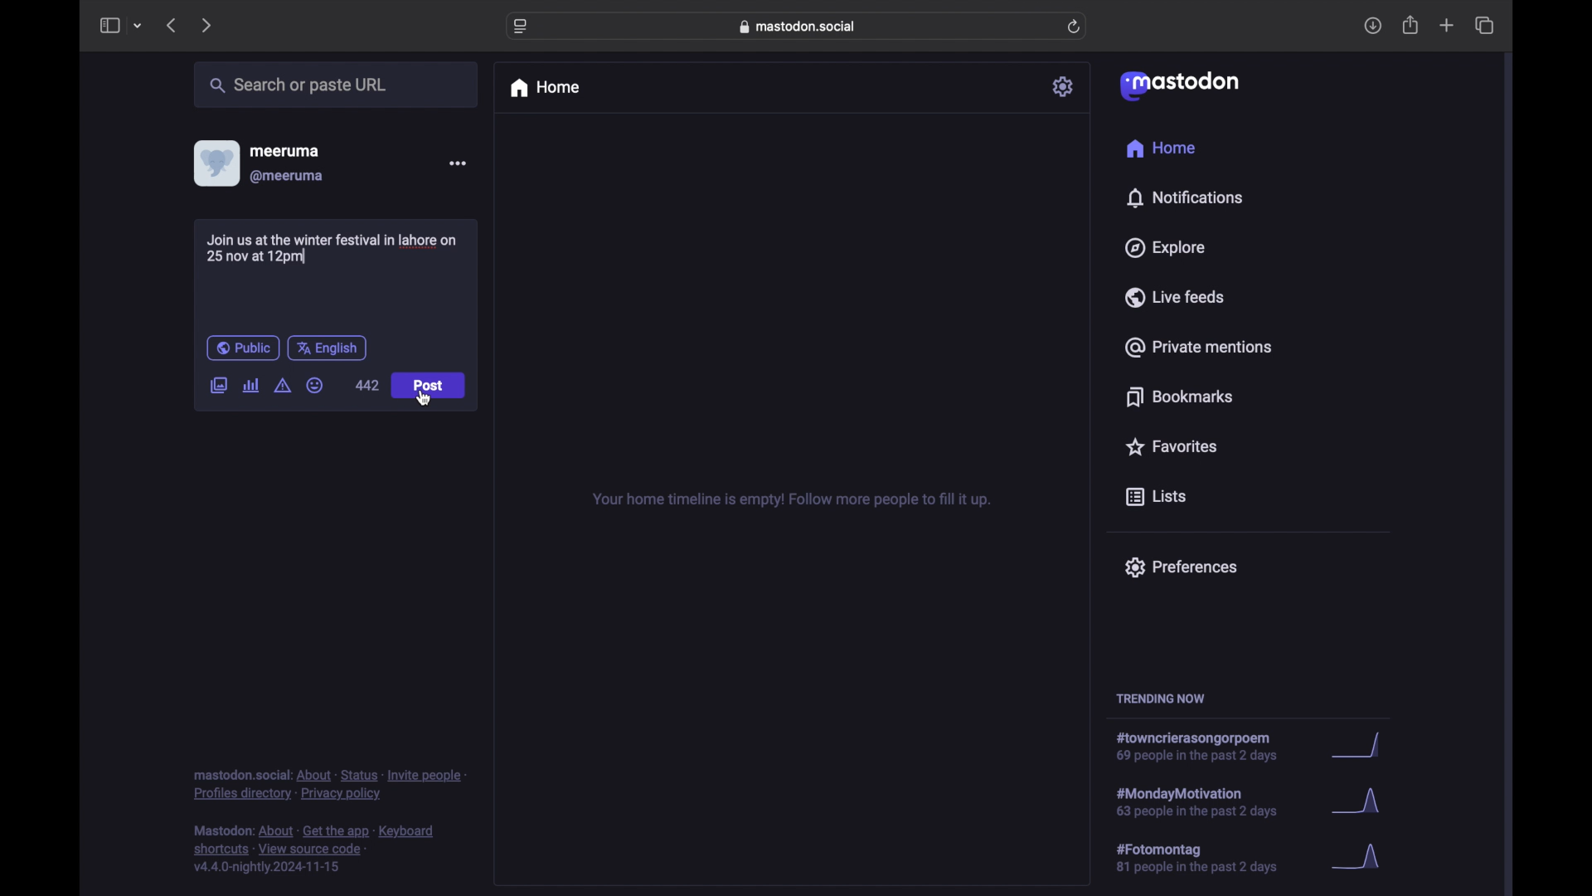 The image size is (1592, 896). I want to click on web address, so click(801, 26).